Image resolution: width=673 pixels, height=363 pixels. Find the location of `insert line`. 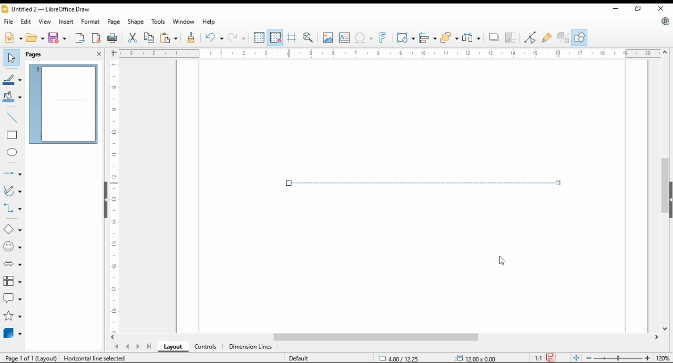

insert line is located at coordinates (13, 118).